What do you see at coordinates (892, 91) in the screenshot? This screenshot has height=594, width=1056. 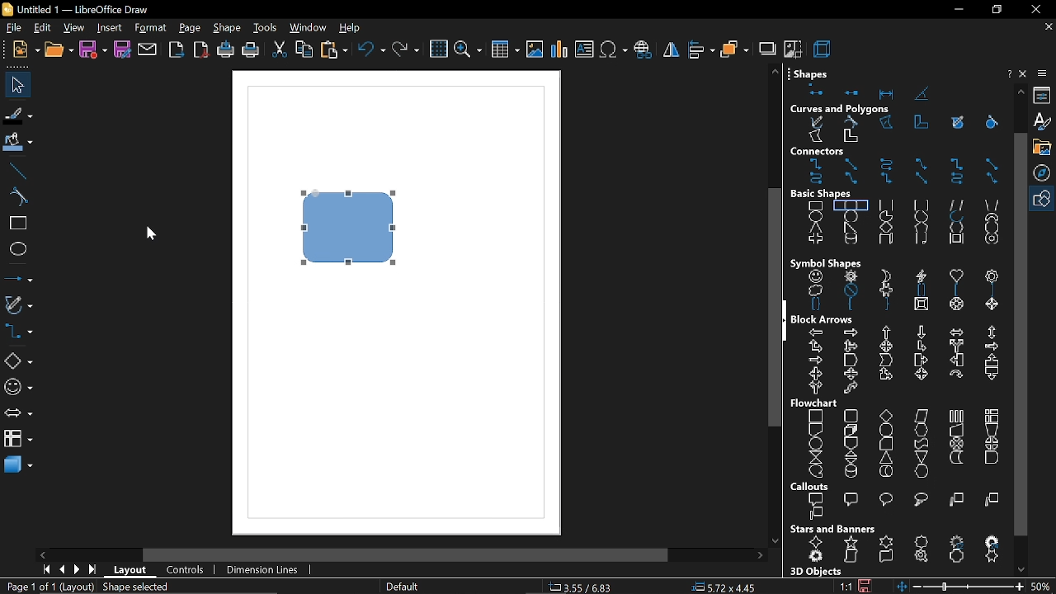 I see `shapes` at bounding box center [892, 91].